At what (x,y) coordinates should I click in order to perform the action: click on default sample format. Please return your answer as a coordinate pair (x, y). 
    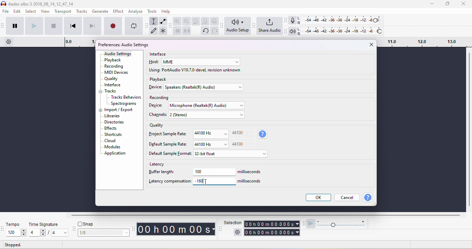
    Looking at the image, I should click on (170, 154).